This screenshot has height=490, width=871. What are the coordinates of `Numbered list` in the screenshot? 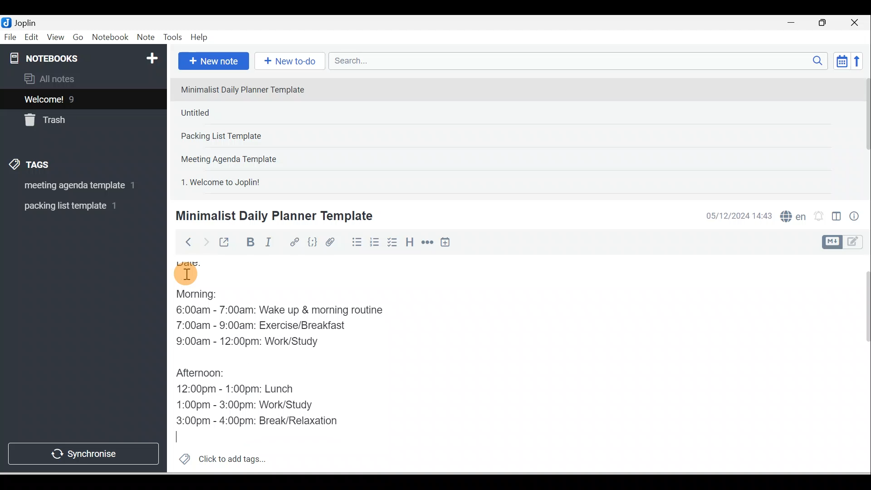 It's located at (375, 242).